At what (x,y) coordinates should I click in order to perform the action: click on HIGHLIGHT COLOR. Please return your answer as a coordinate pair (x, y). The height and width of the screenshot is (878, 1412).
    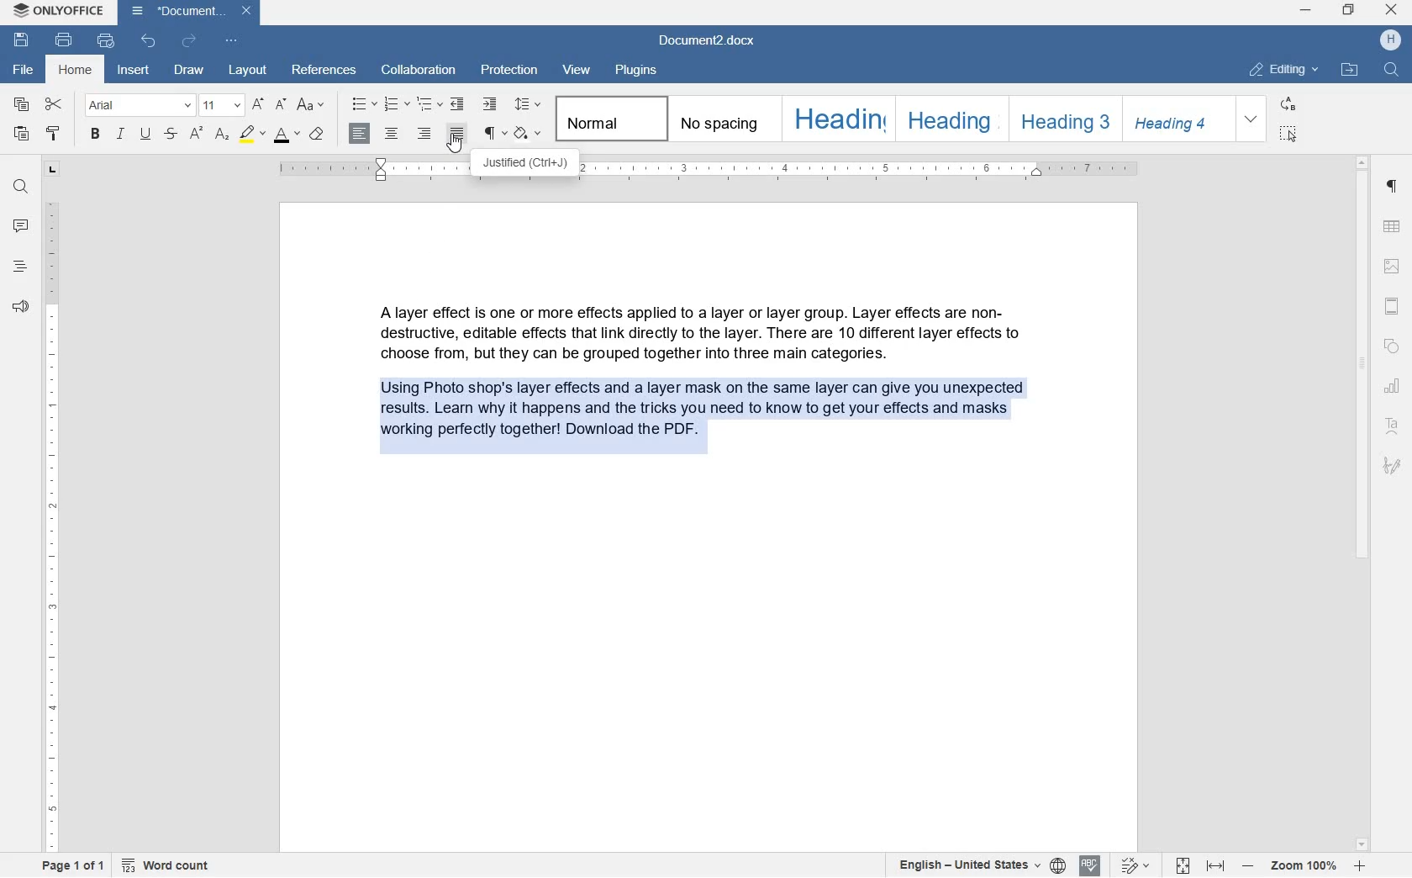
    Looking at the image, I should click on (250, 134).